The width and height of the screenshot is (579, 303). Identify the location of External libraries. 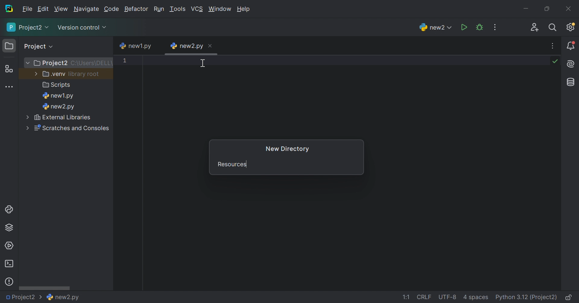
(63, 117).